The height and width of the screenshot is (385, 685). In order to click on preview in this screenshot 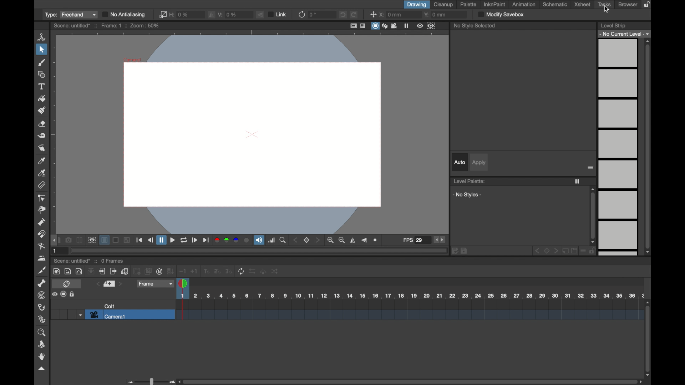, I will do `click(92, 240)`.